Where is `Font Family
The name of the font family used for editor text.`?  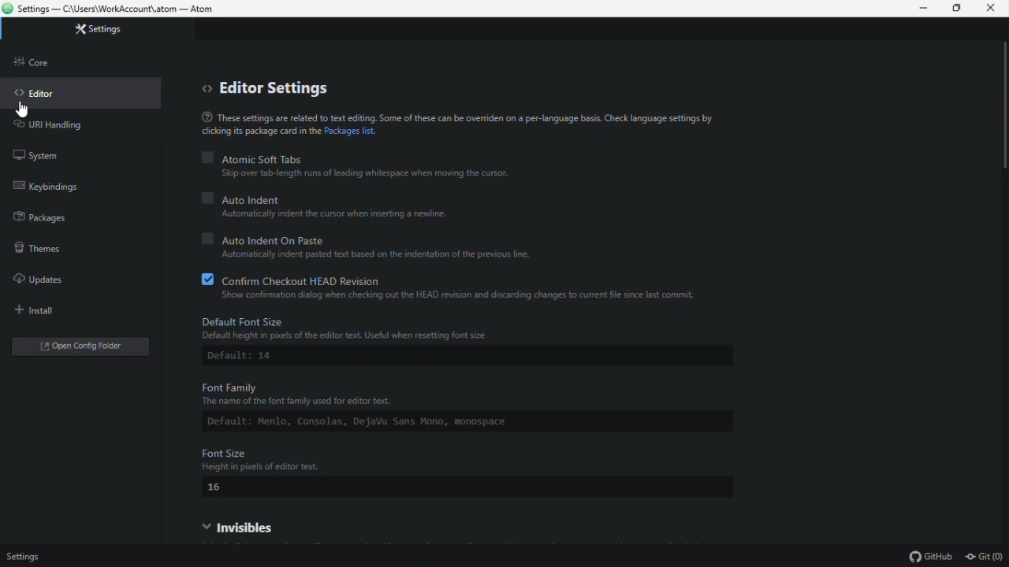
Font Family
The name of the font family used for editor text. is located at coordinates (430, 395).